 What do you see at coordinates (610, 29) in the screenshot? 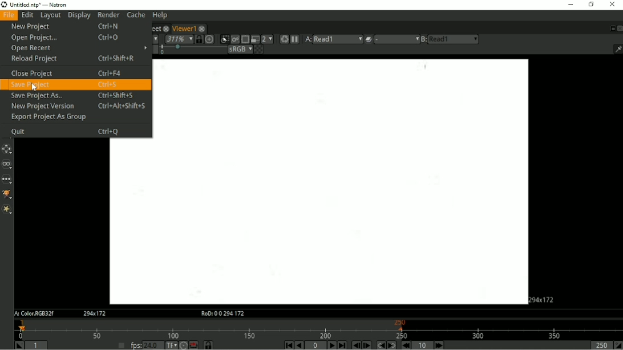
I see `Float pane` at bounding box center [610, 29].